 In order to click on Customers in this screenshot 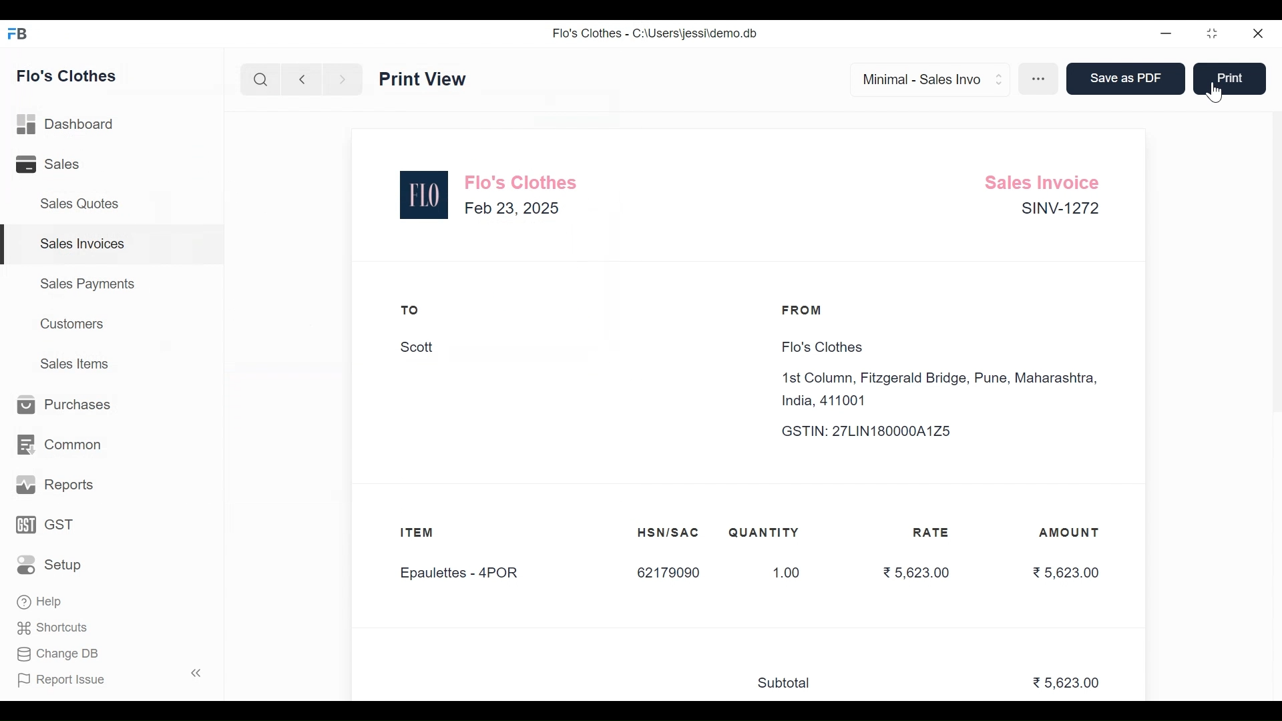, I will do `click(72, 324)`.